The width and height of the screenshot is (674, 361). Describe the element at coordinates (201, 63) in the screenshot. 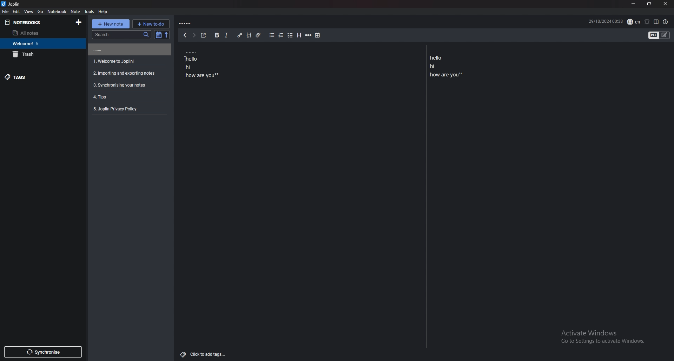

I see `note text` at that location.